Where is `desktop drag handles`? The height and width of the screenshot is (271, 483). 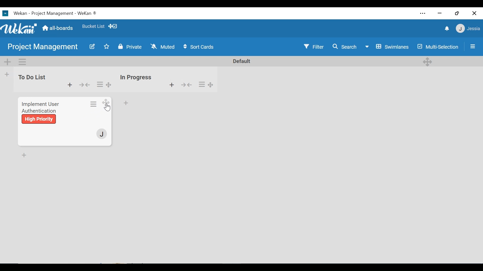 desktop drag handles is located at coordinates (109, 85).